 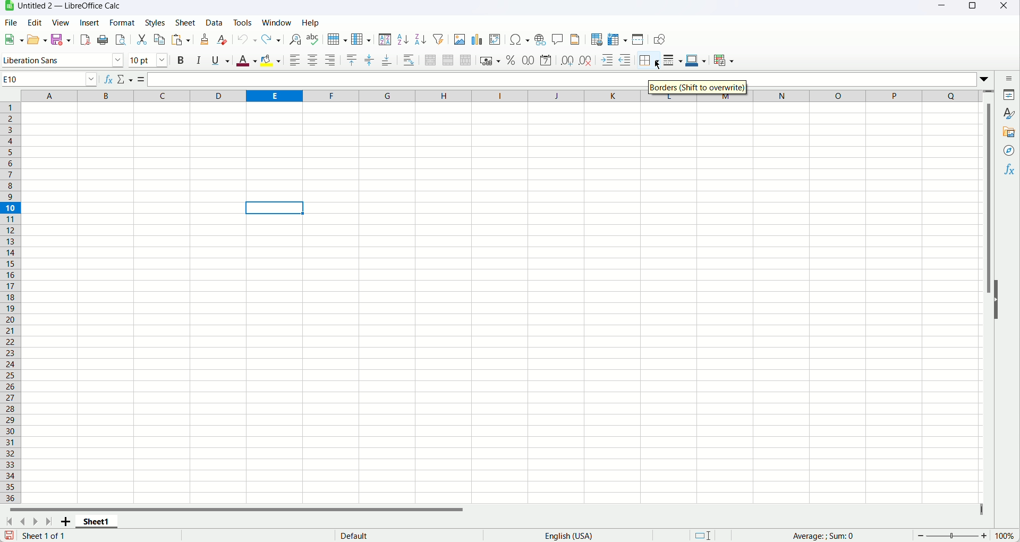 What do you see at coordinates (585, 61) in the screenshot?
I see `remove decimal place` at bounding box center [585, 61].